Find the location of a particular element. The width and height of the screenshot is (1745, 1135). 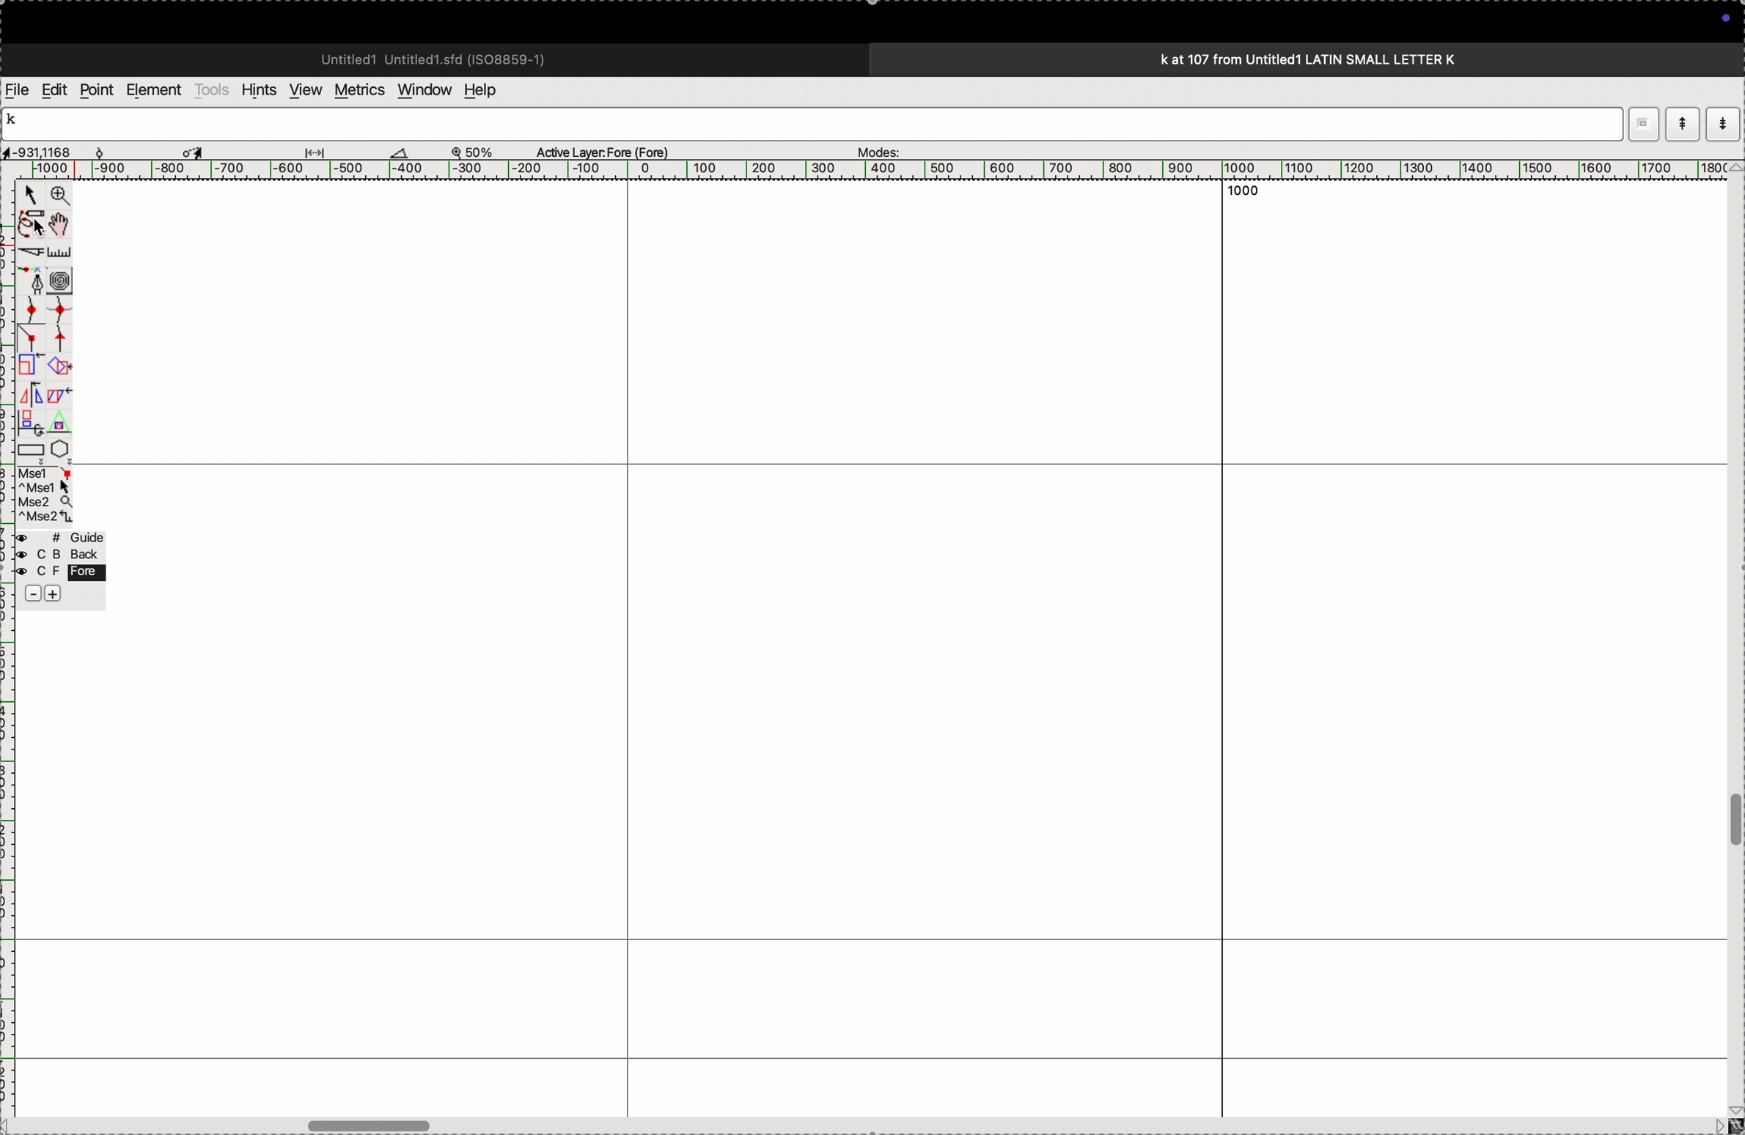

title is located at coordinates (1348, 59).